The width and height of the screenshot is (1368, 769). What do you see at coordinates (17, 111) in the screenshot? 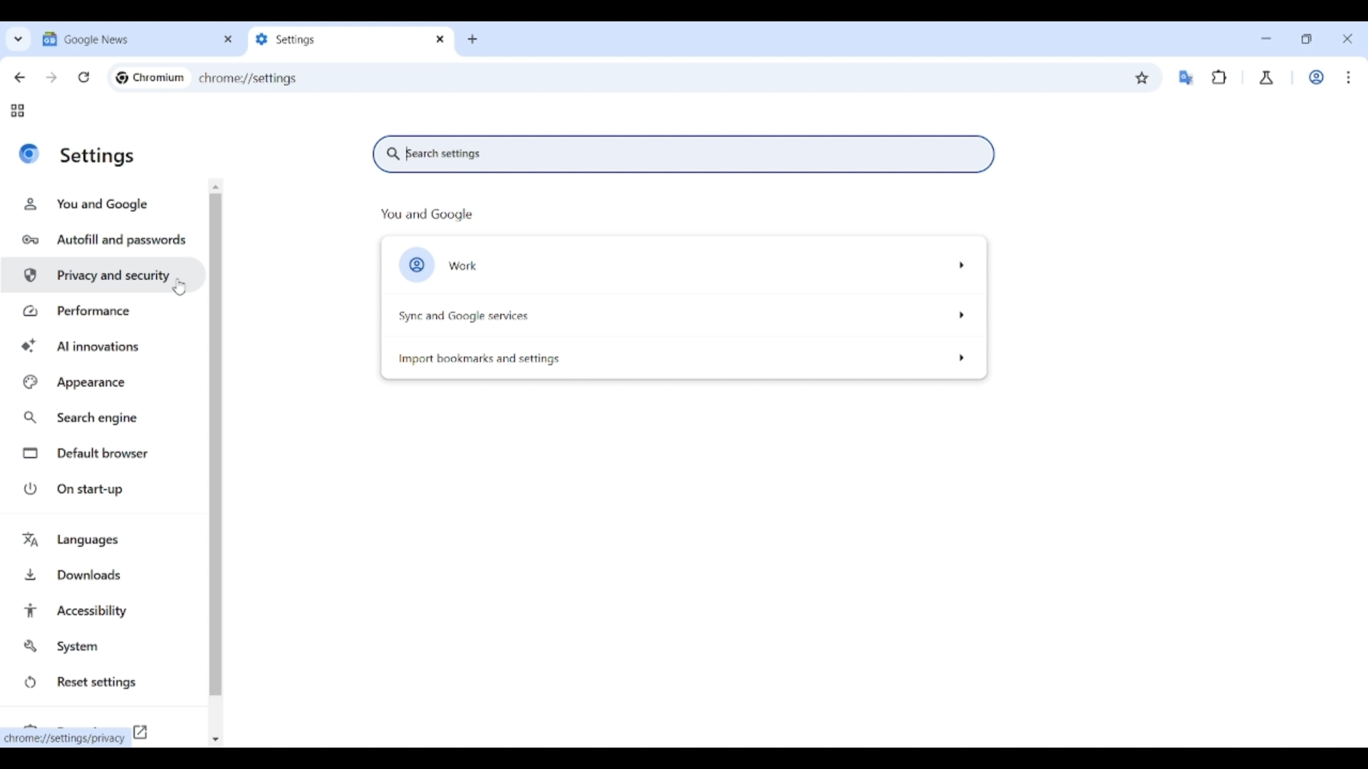
I see `Tab groups` at bounding box center [17, 111].